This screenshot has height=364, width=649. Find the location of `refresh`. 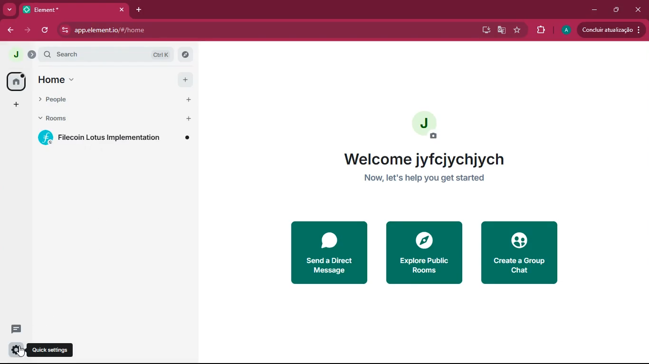

refresh is located at coordinates (46, 30).